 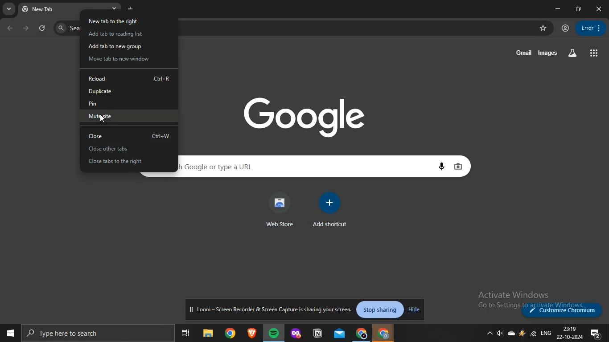 What do you see at coordinates (413, 310) in the screenshot?
I see ` Hide` at bounding box center [413, 310].